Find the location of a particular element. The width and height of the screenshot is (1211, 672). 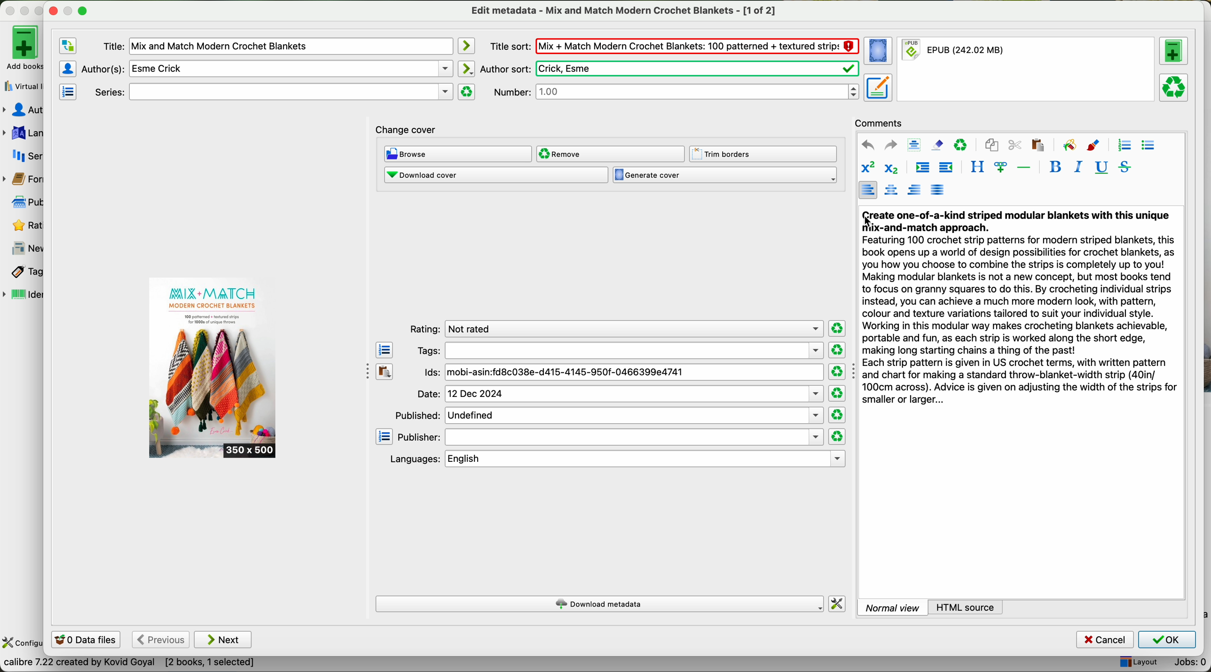

clear rating is located at coordinates (837, 437).